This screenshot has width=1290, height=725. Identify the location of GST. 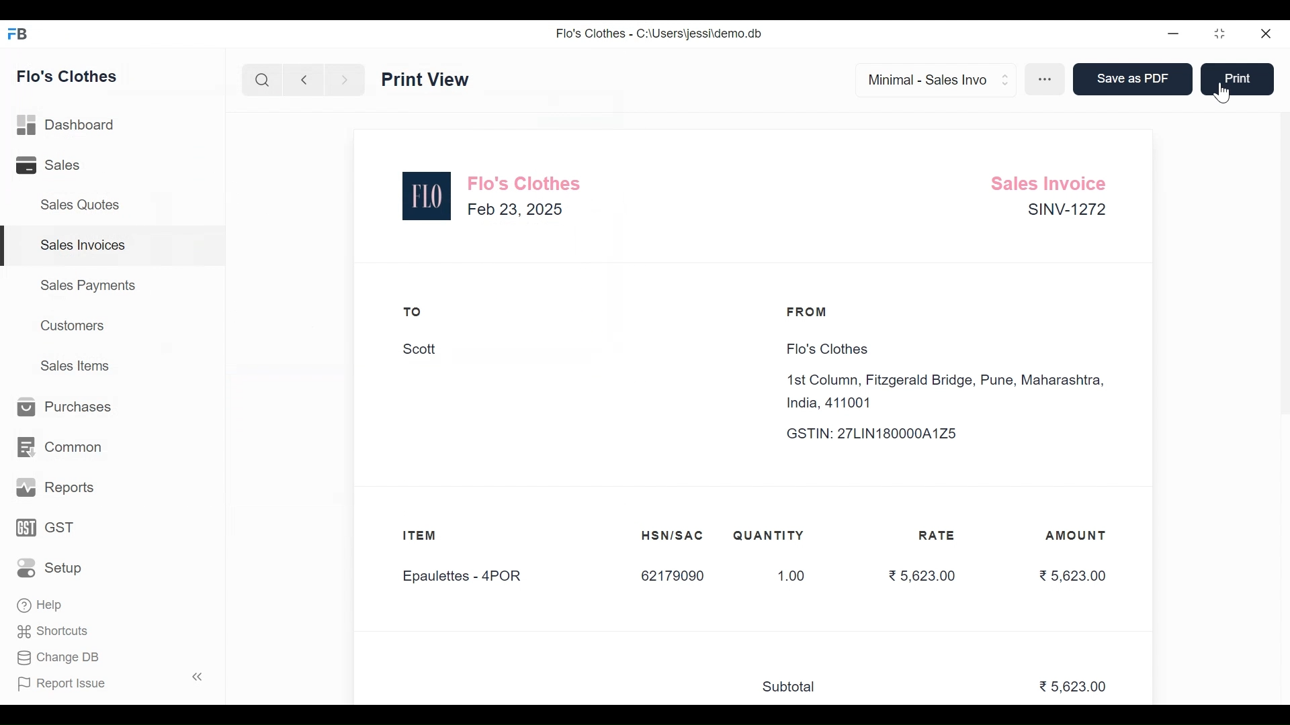
(46, 526).